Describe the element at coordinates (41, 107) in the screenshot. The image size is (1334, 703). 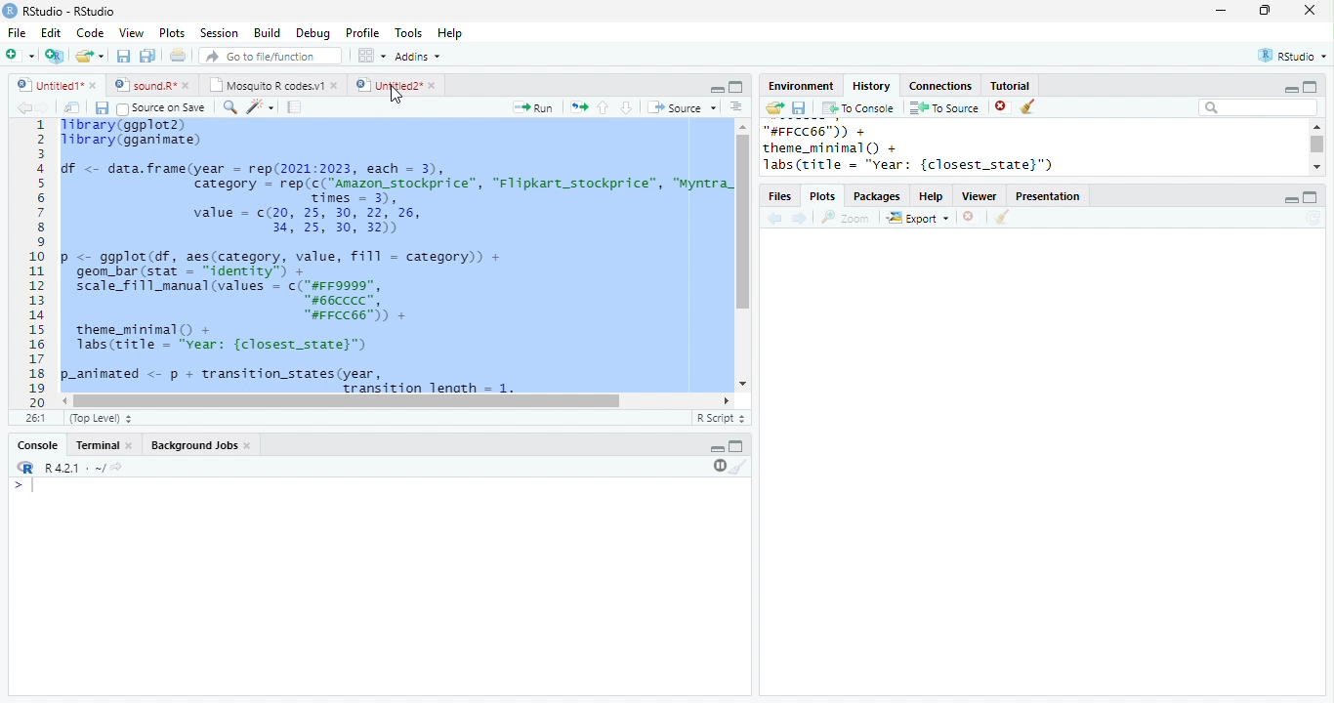
I see `forward` at that location.